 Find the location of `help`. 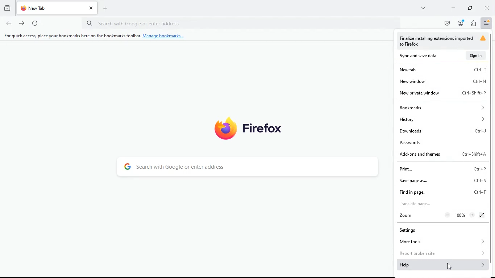

help is located at coordinates (441, 265).